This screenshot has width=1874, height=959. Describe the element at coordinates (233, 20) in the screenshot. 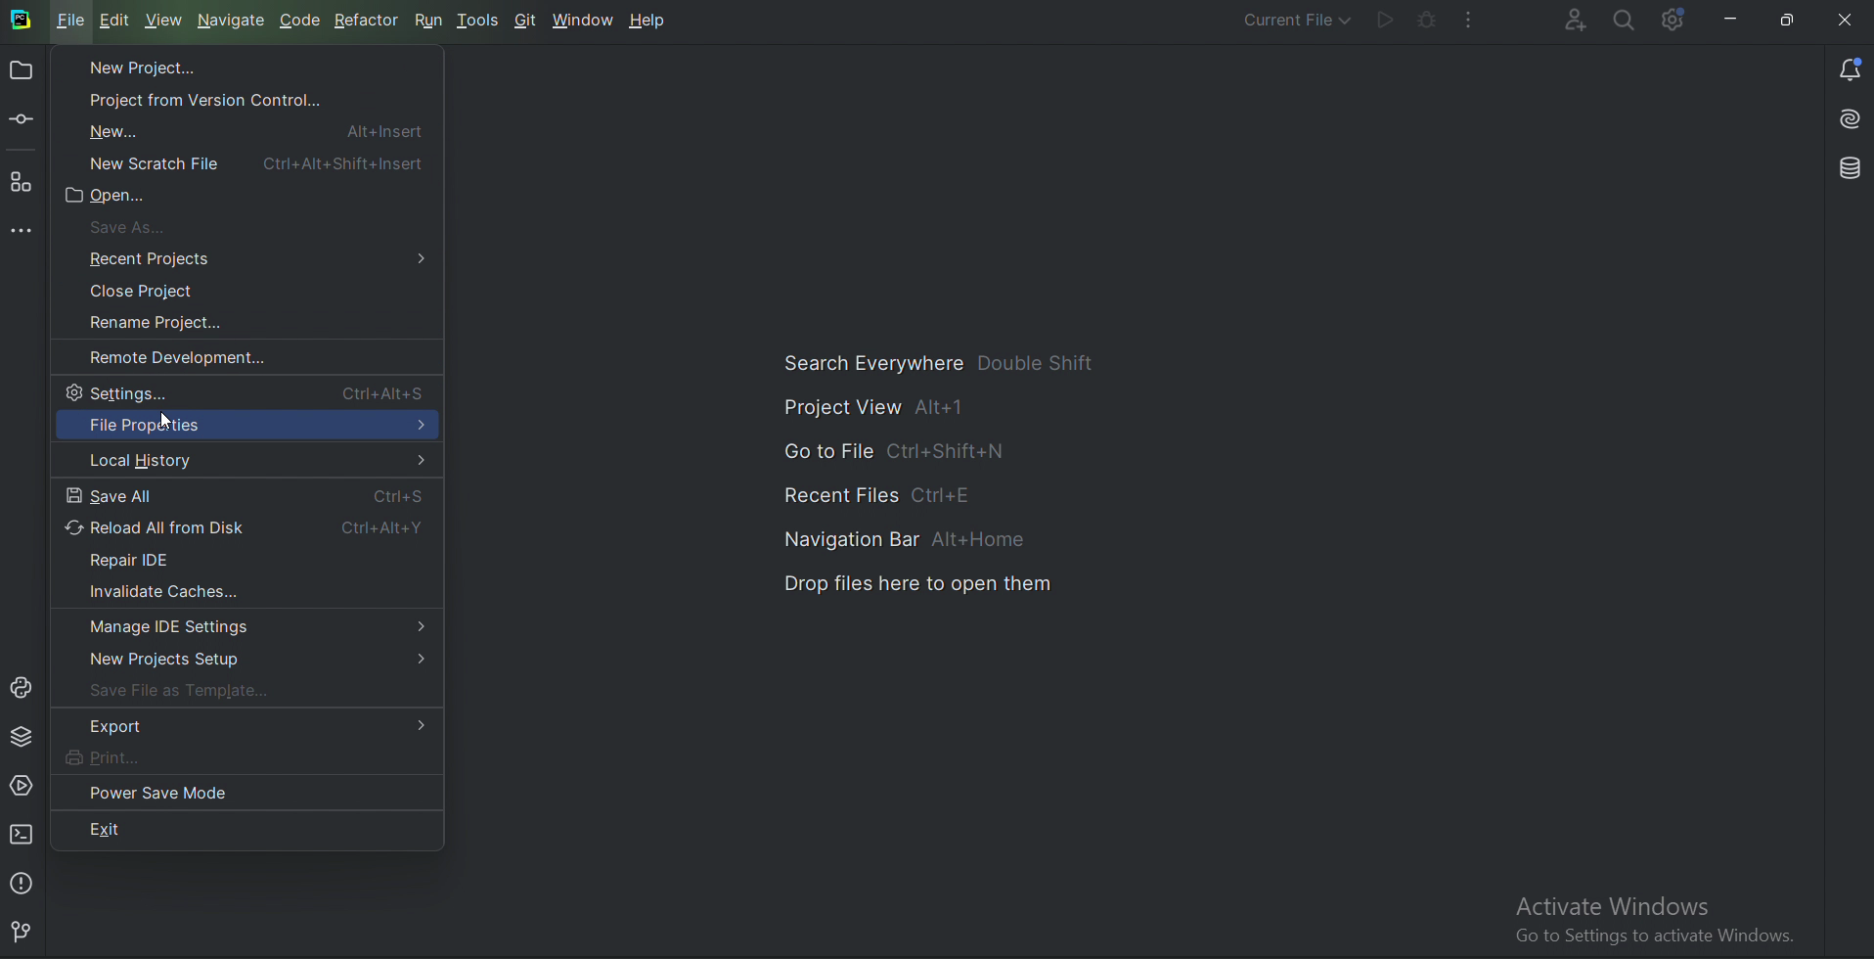

I see `Navigate` at that location.